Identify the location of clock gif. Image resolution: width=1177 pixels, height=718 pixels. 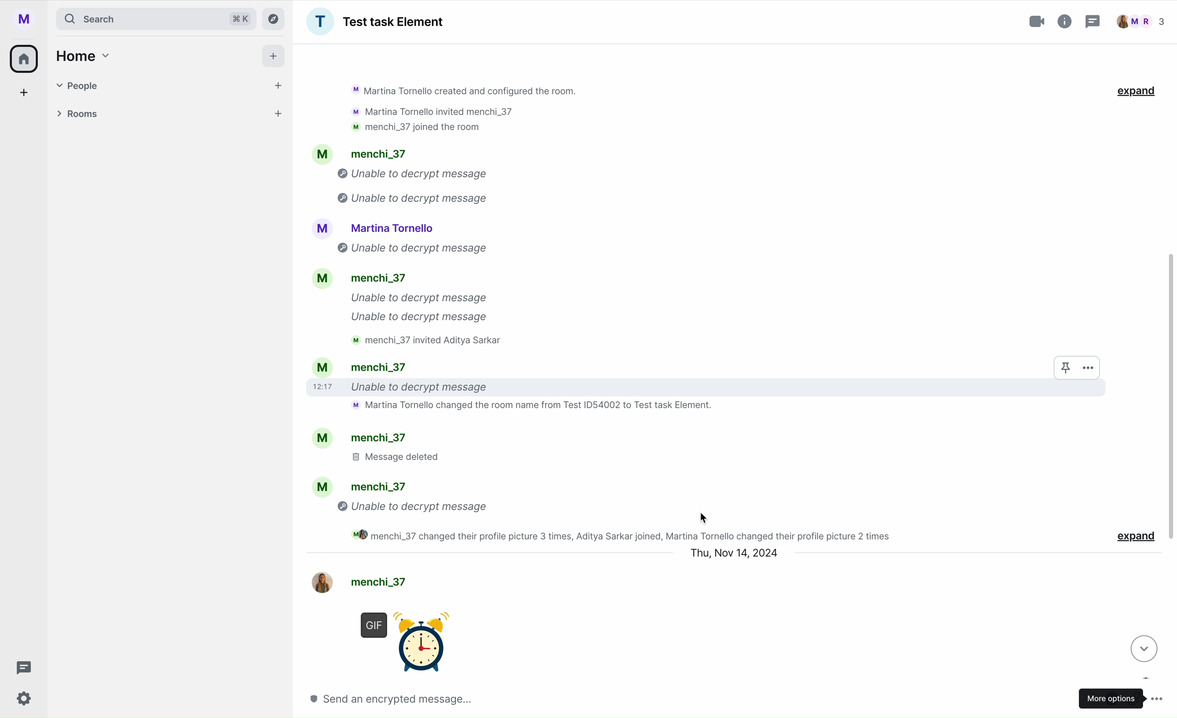
(422, 636).